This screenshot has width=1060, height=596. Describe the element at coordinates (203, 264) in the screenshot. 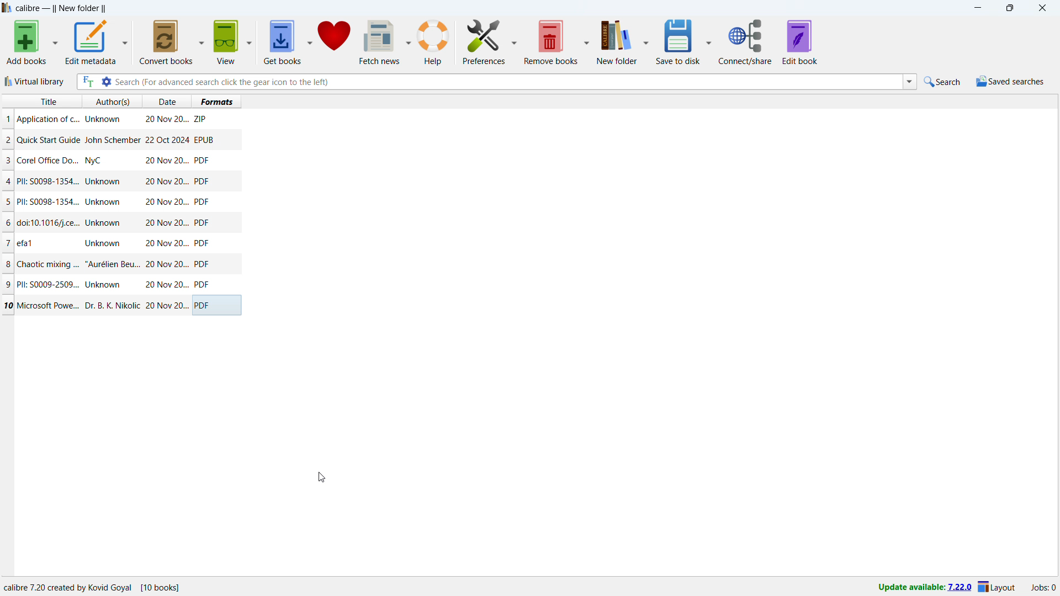

I see `PDF` at that location.